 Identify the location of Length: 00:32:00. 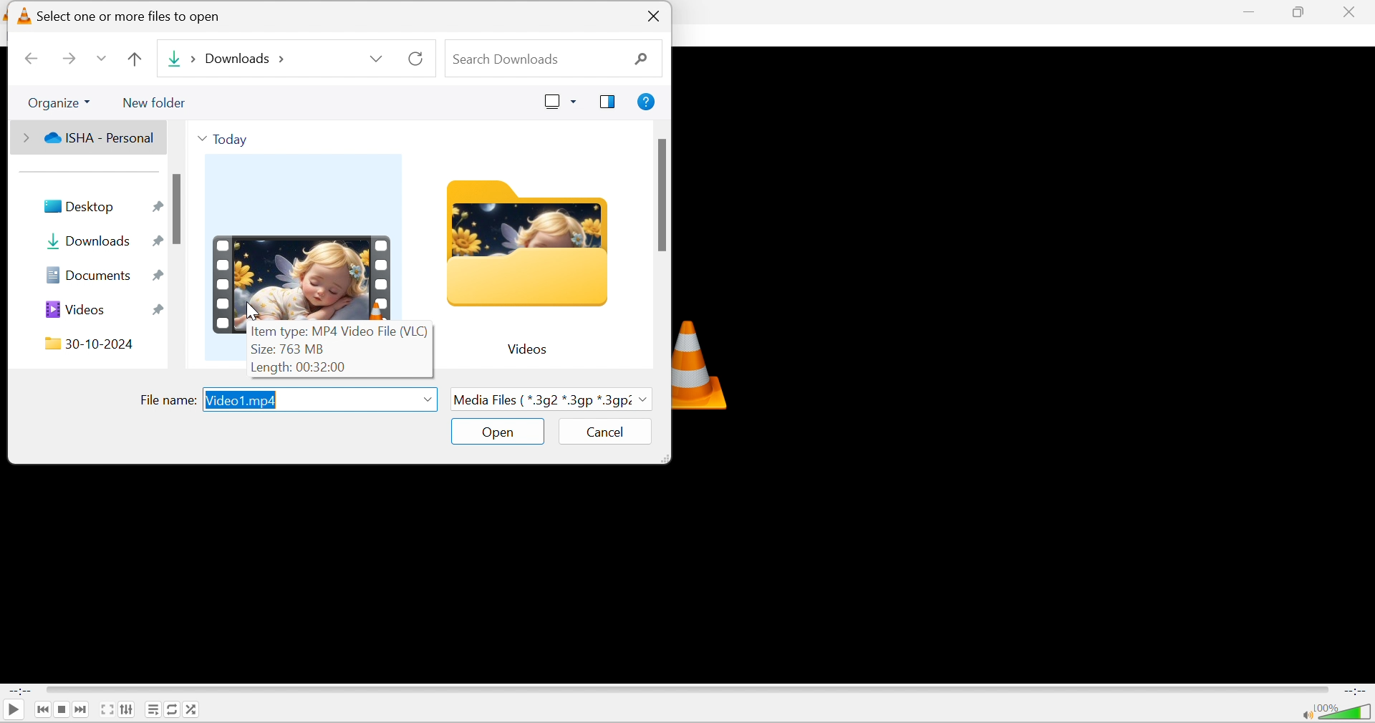
(299, 369).